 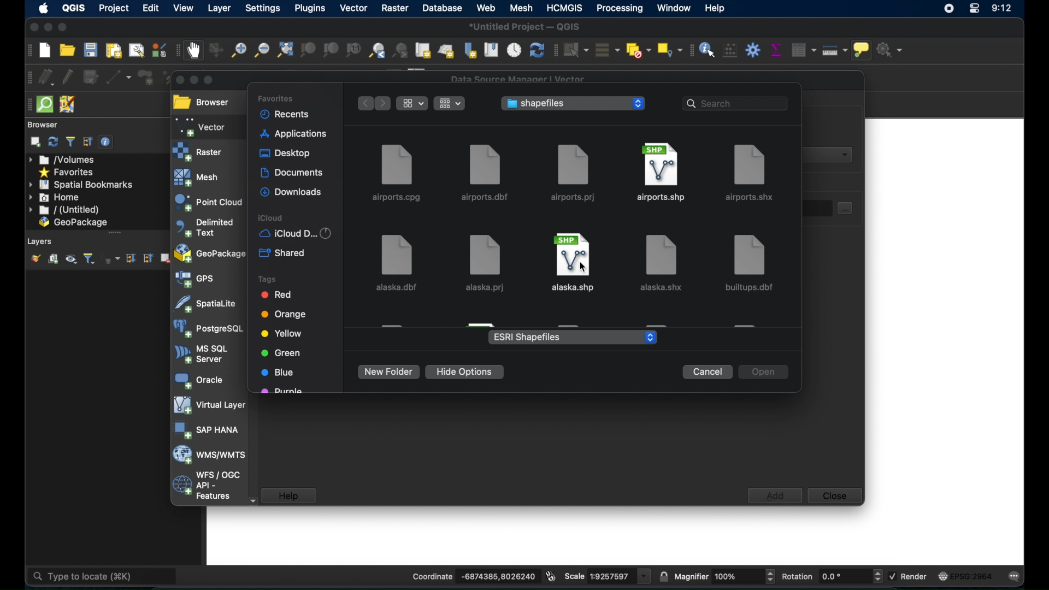 What do you see at coordinates (310, 8) in the screenshot?
I see `plugins` at bounding box center [310, 8].